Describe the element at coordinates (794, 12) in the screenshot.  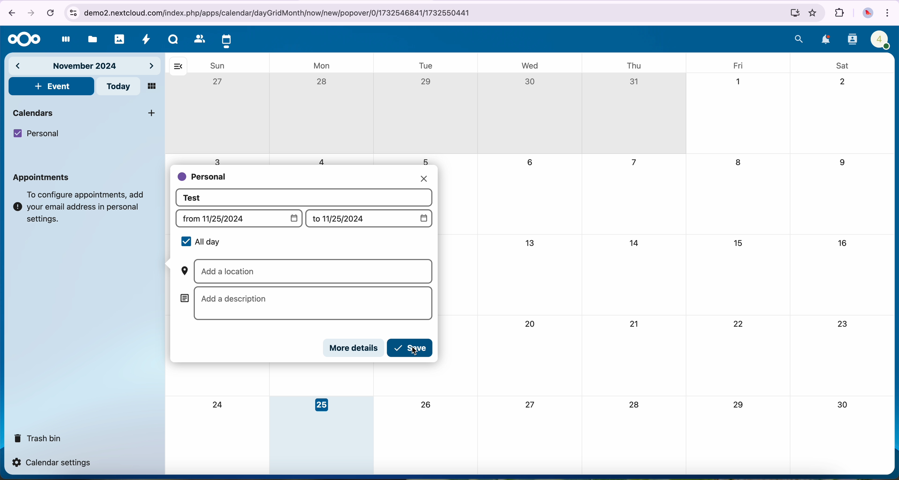
I see `install Nextcloud` at that location.